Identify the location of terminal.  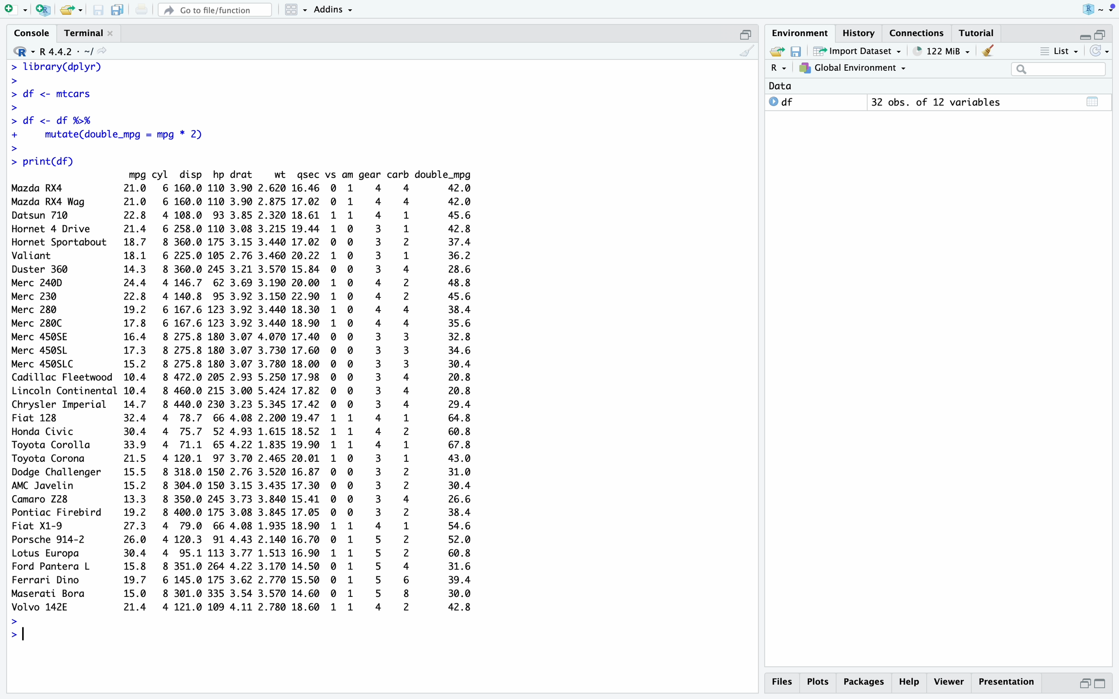
(84, 34).